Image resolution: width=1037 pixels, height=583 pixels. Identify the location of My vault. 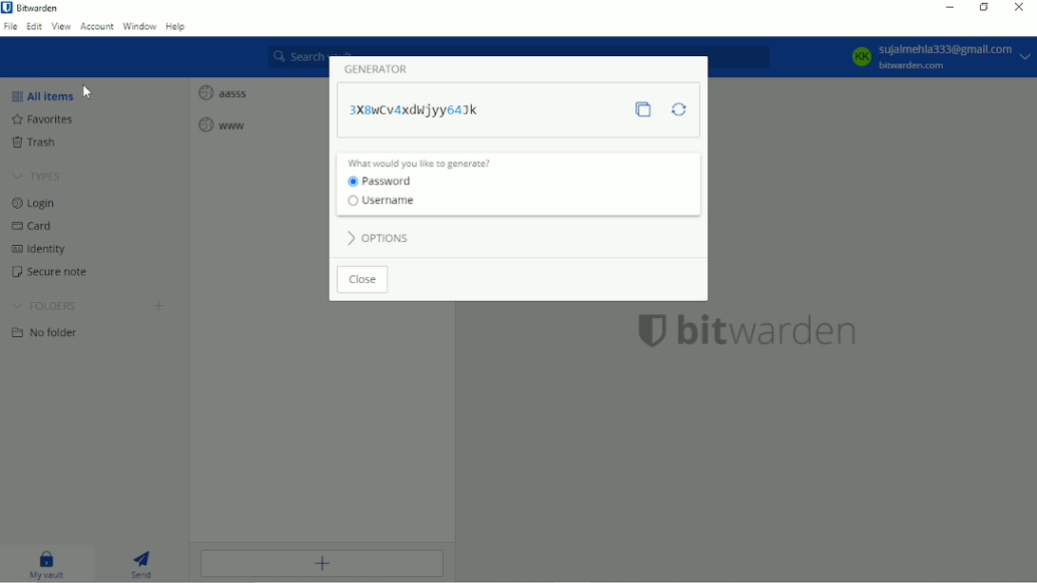
(51, 563).